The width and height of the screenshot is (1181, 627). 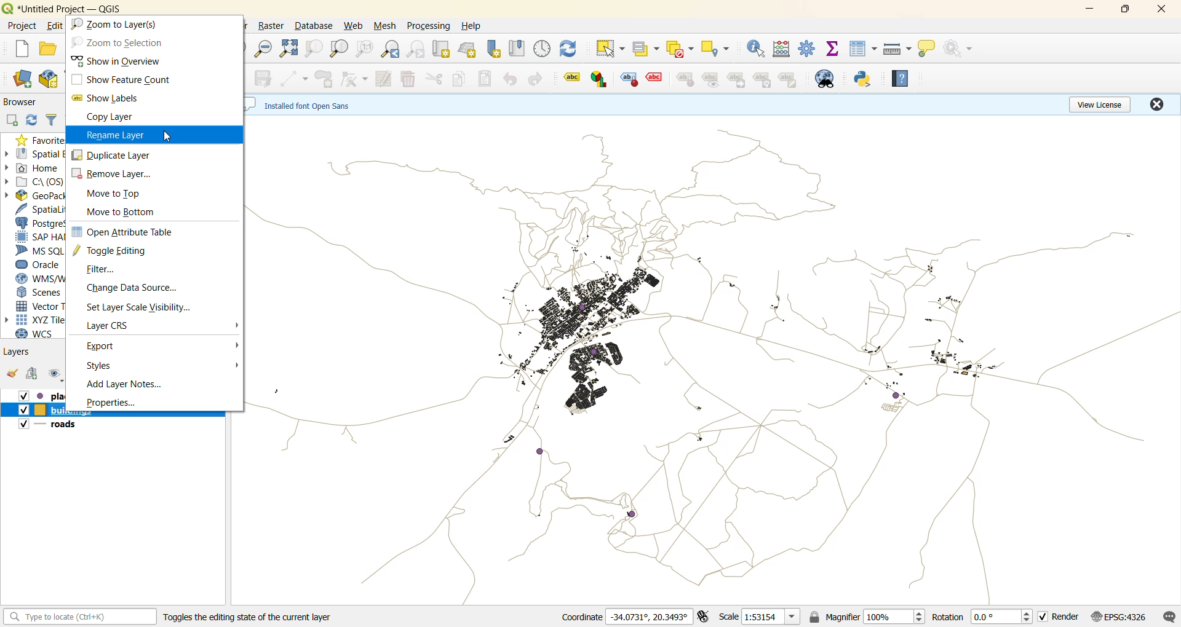 What do you see at coordinates (410, 79) in the screenshot?
I see `delete` at bounding box center [410, 79].